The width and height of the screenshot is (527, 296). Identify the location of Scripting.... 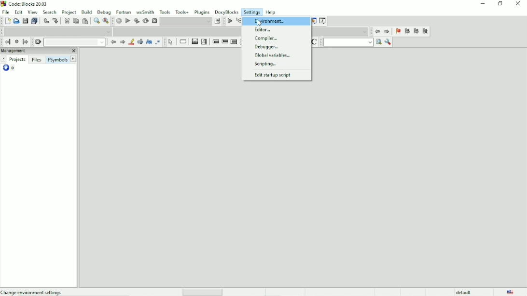
(266, 65).